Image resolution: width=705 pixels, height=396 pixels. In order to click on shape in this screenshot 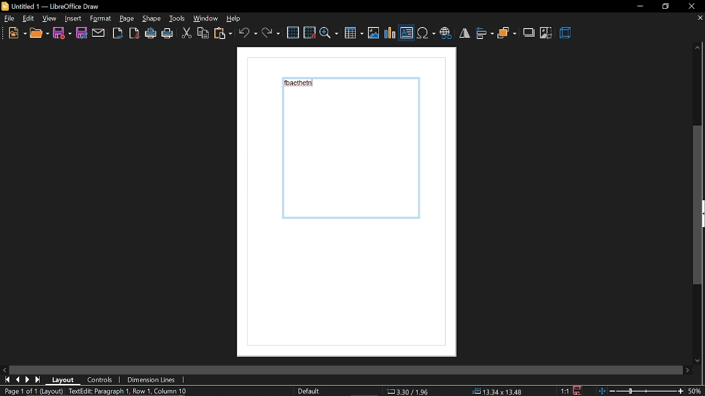, I will do `click(73, 19)`.